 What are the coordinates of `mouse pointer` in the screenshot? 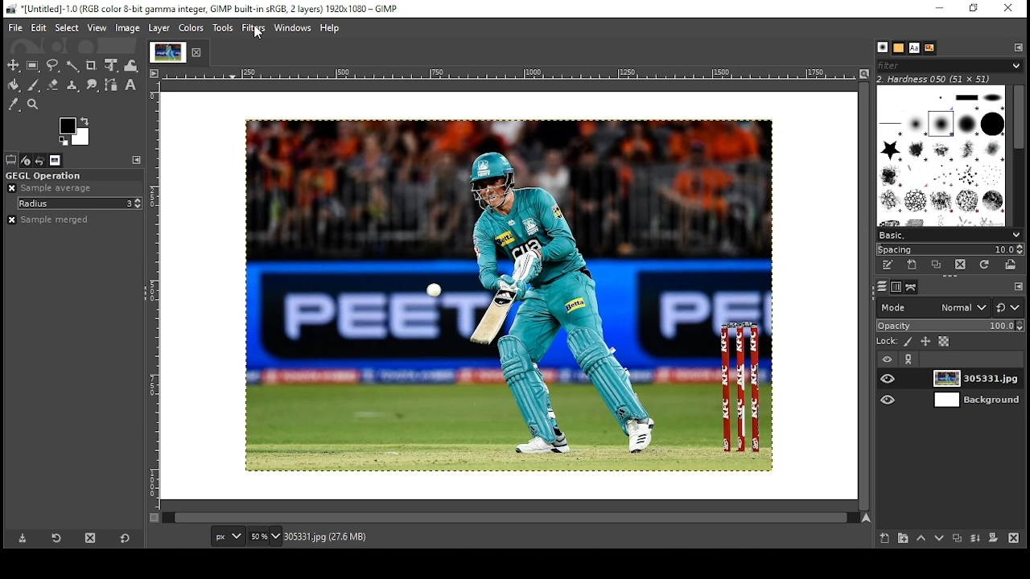 It's located at (253, 36).